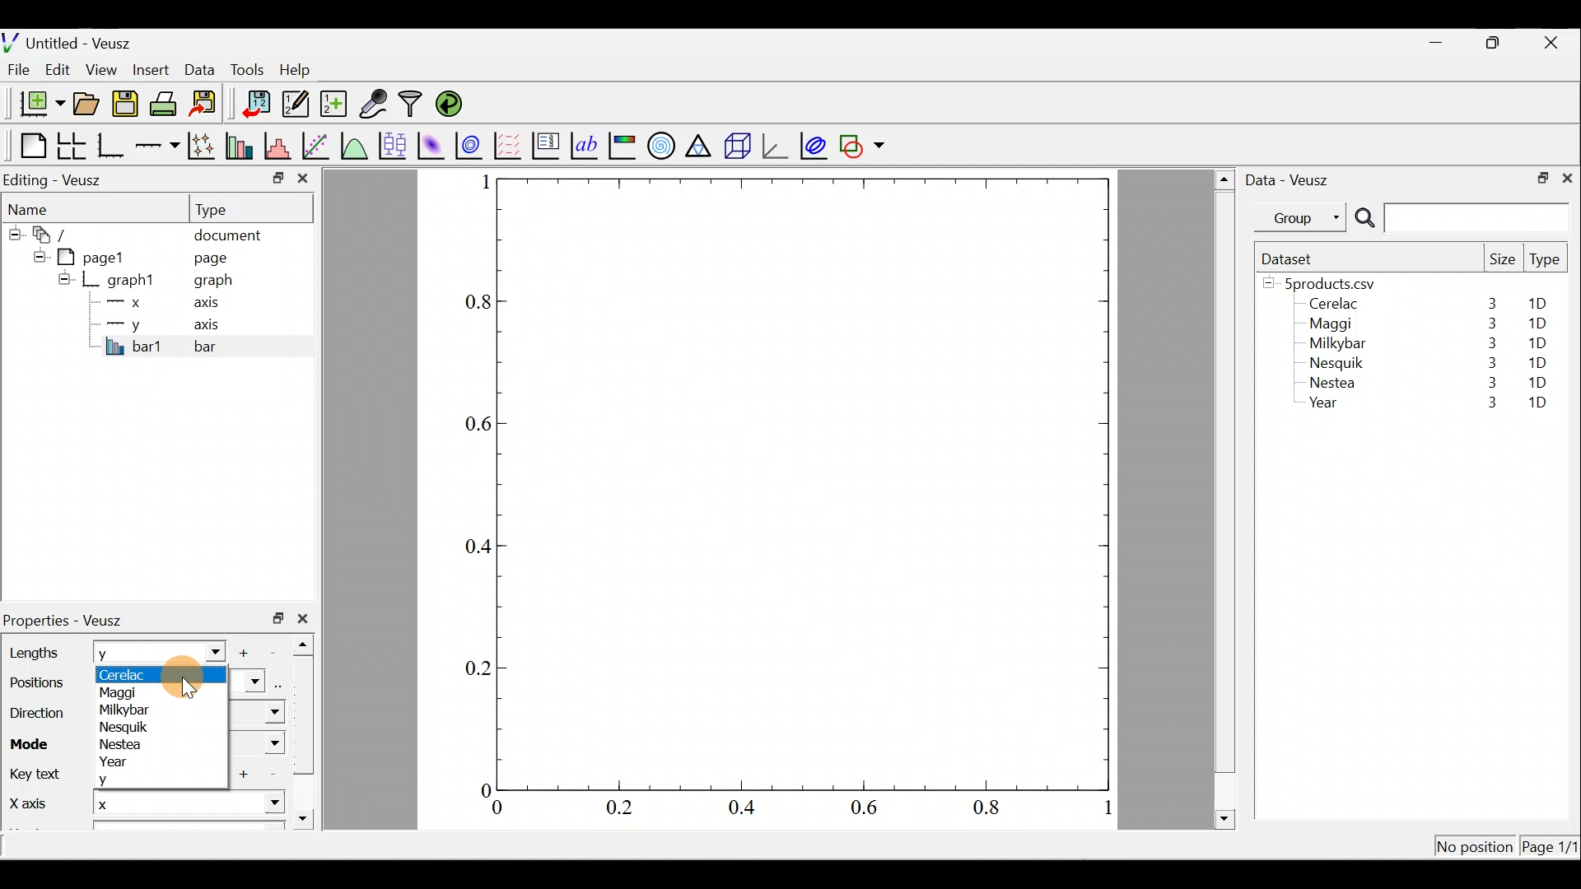 The image size is (1581, 889). Describe the element at coordinates (1444, 41) in the screenshot. I see `minimize` at that location.